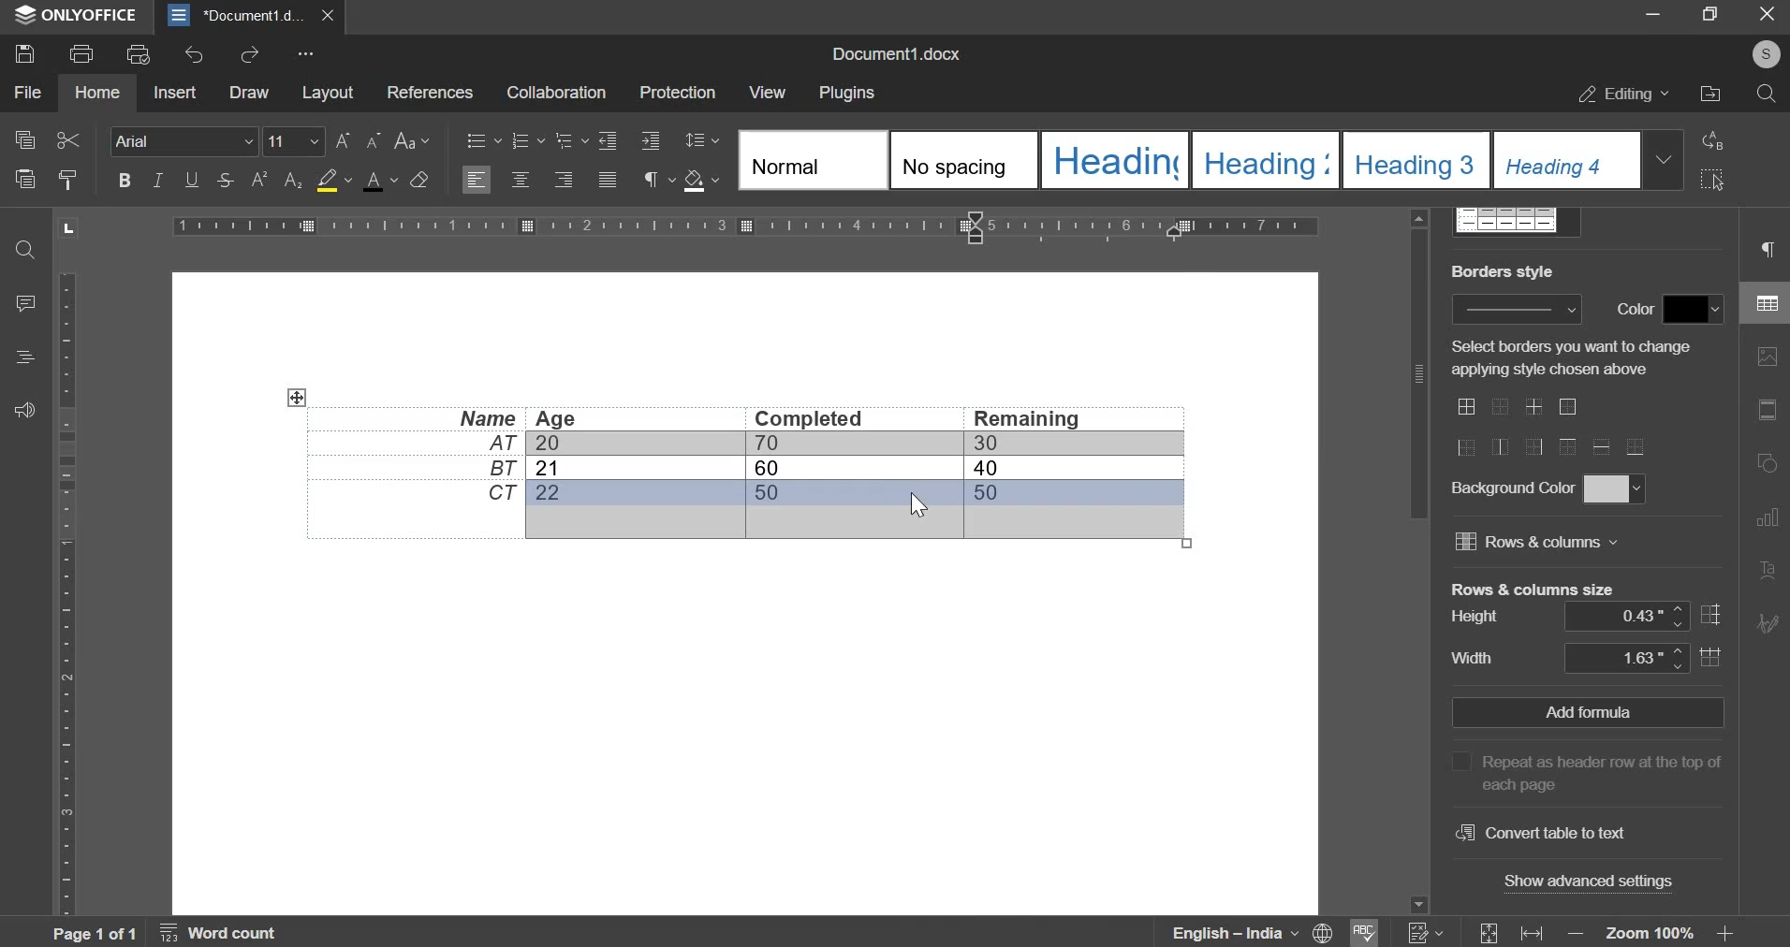 This screenshot has height=947, width=1790. Describe the element at coordinates (744, 226) in the screenshot. I see `horizontal scale` at that location.